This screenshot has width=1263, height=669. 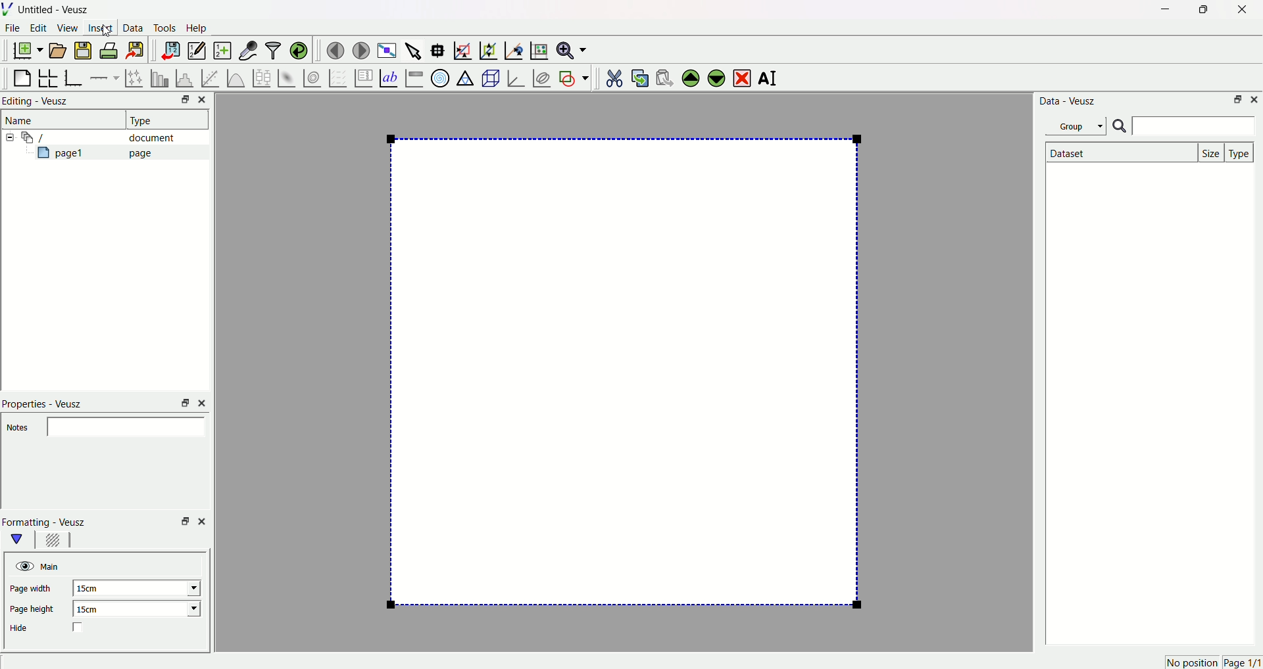 I want to click on Editing - Veusz, so click(x=38, y=102).